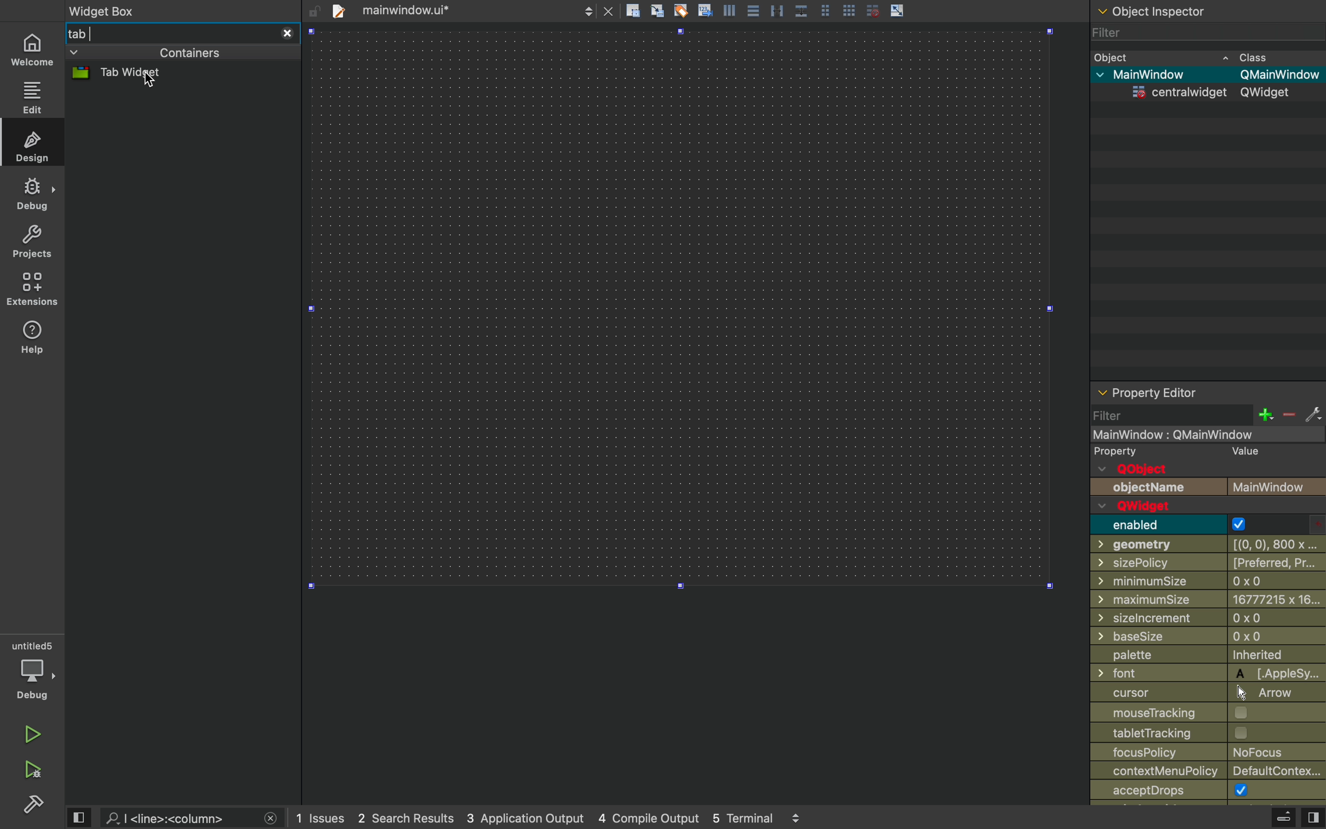  Describe the element at coordinates (1264, 414) in the screenshot. I see `plus` at that location.